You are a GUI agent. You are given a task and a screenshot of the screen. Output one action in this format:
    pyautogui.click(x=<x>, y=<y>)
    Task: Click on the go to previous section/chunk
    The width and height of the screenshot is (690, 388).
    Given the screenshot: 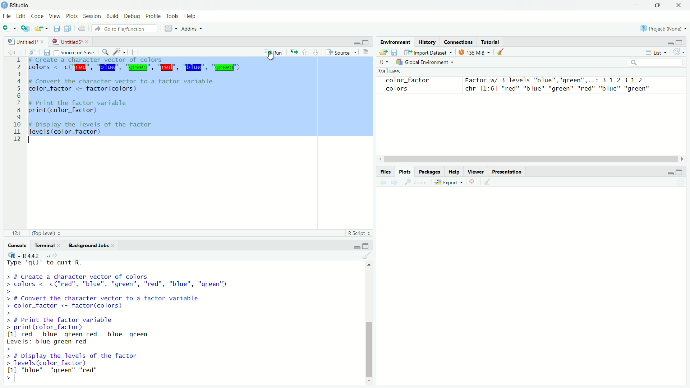 What is the action you would take?
    pyautogui.click(x=306, y=53)
    